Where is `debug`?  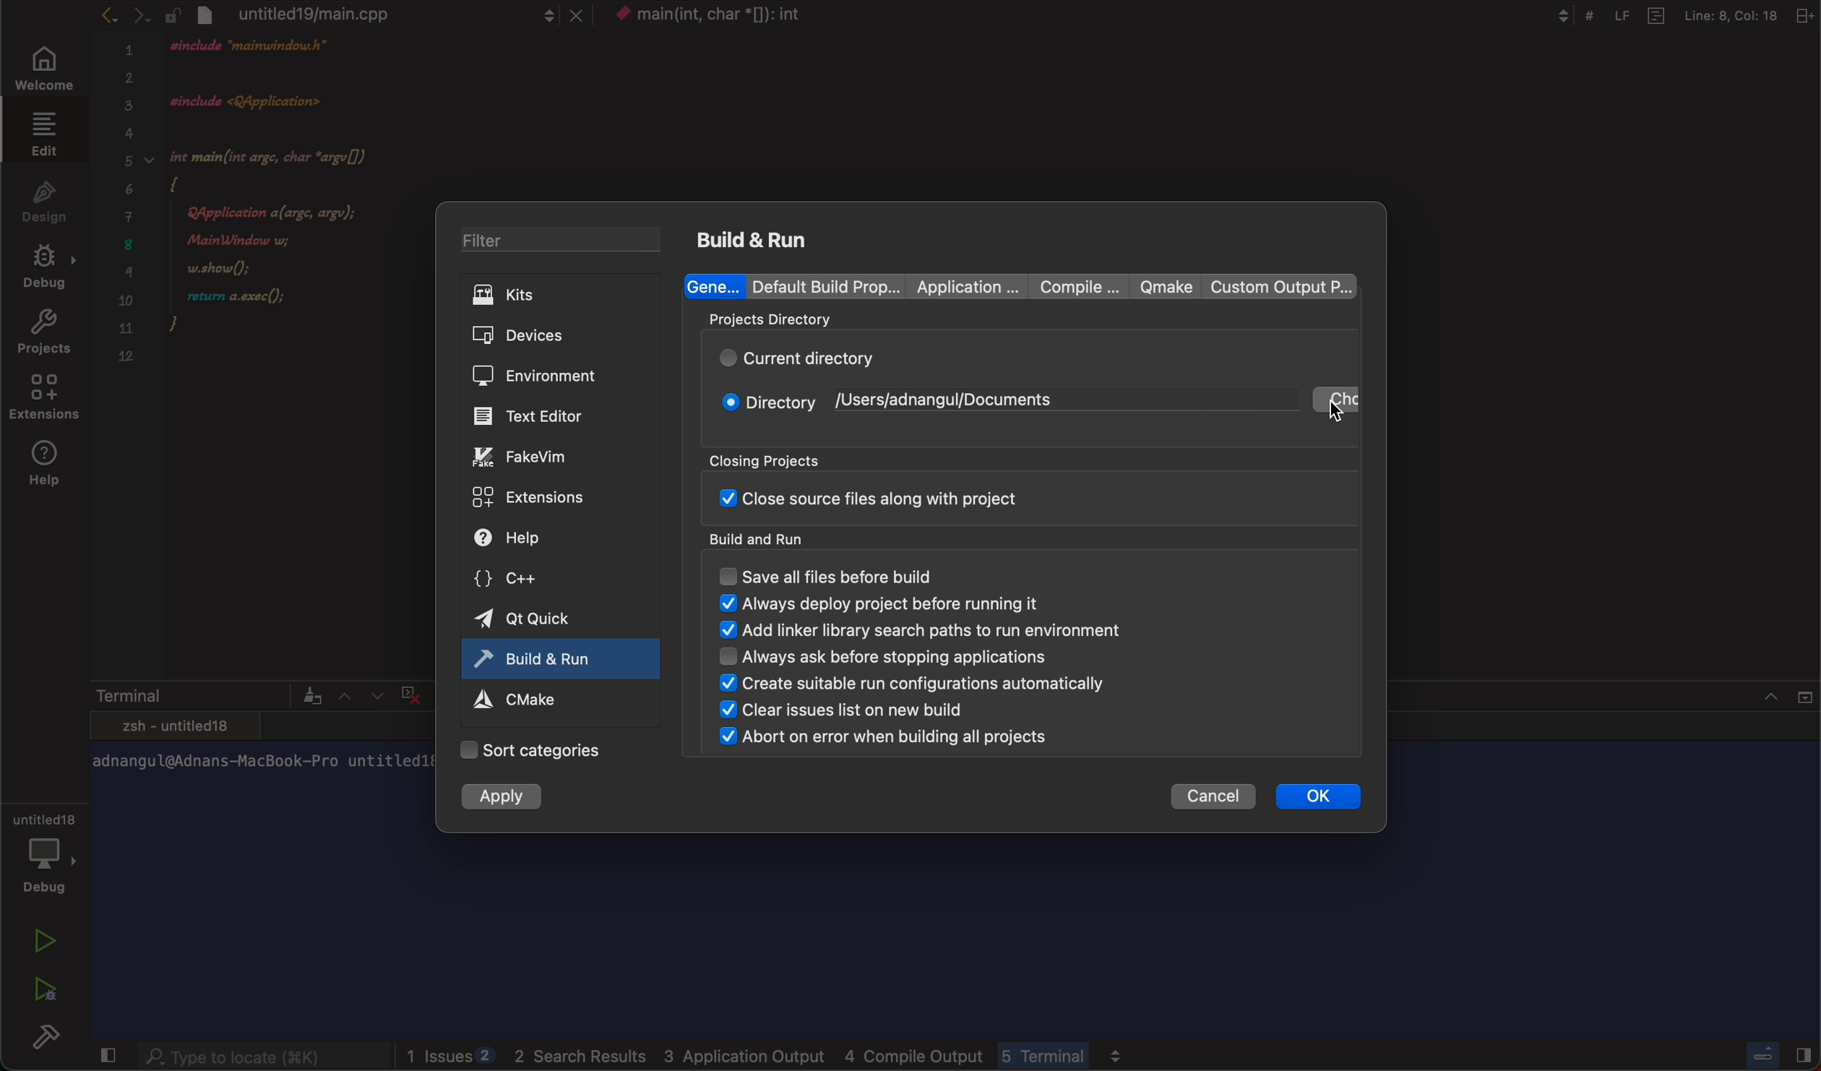 debug is located at coordinates (49, 852).